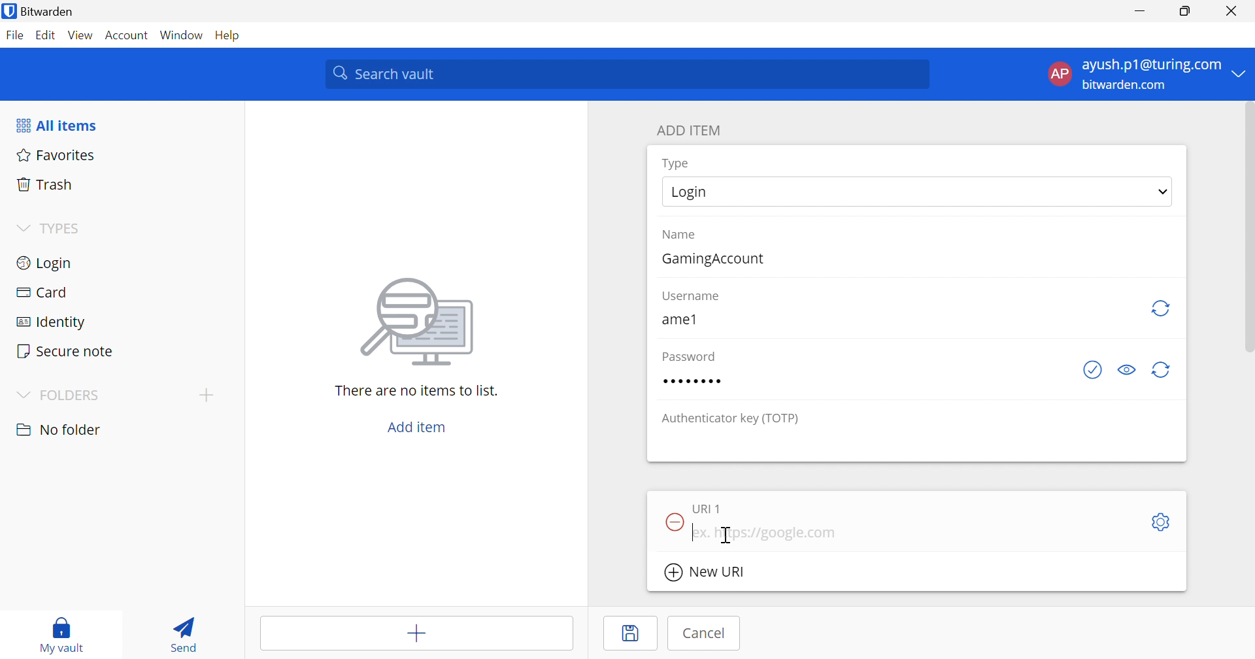 This screenshot has width=1255, height=659. I want to click on Login, so click(46, 263).